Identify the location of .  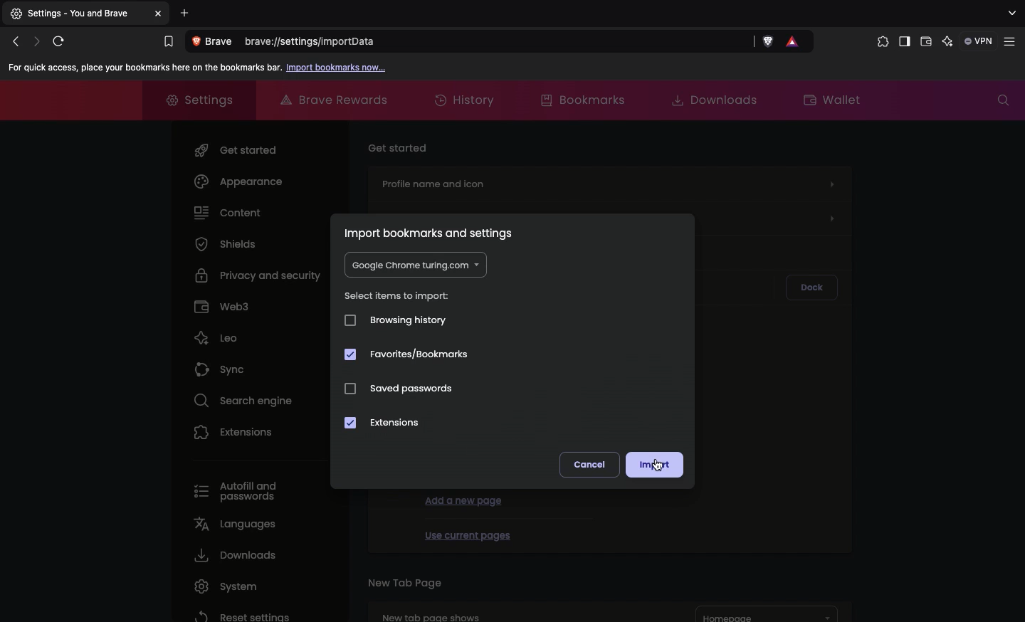
(160, 14).